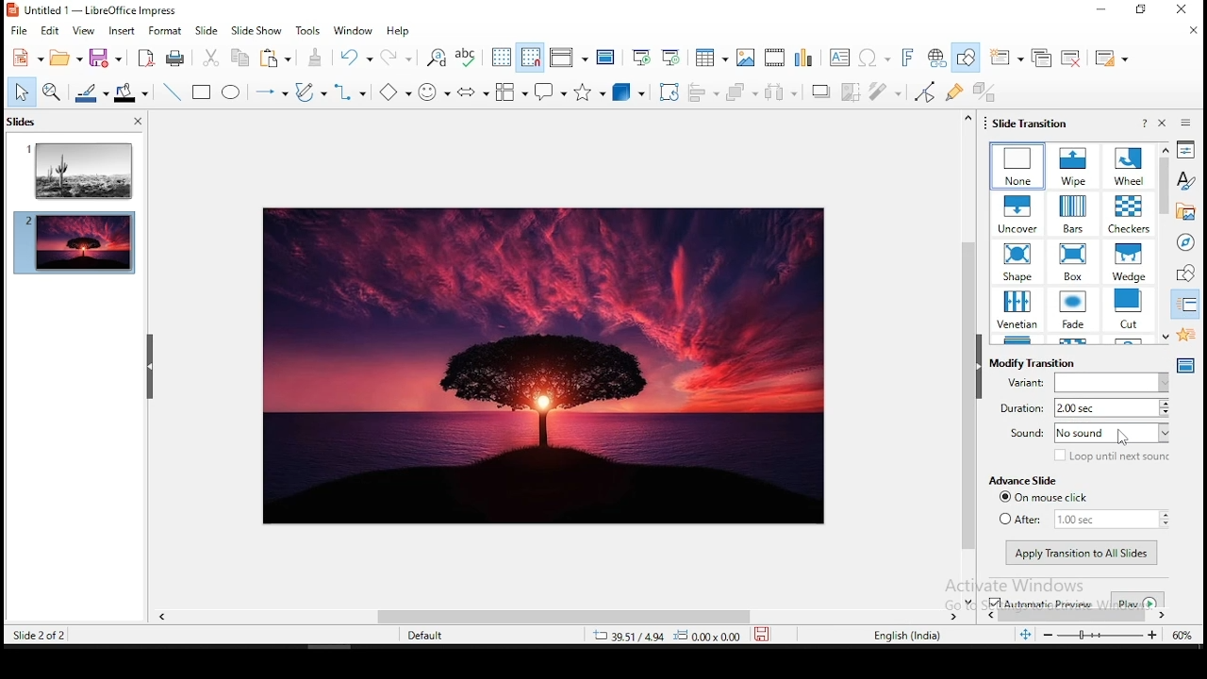 This screenshot has height=679, width=1207. I want to click on view, so click(83, 31).